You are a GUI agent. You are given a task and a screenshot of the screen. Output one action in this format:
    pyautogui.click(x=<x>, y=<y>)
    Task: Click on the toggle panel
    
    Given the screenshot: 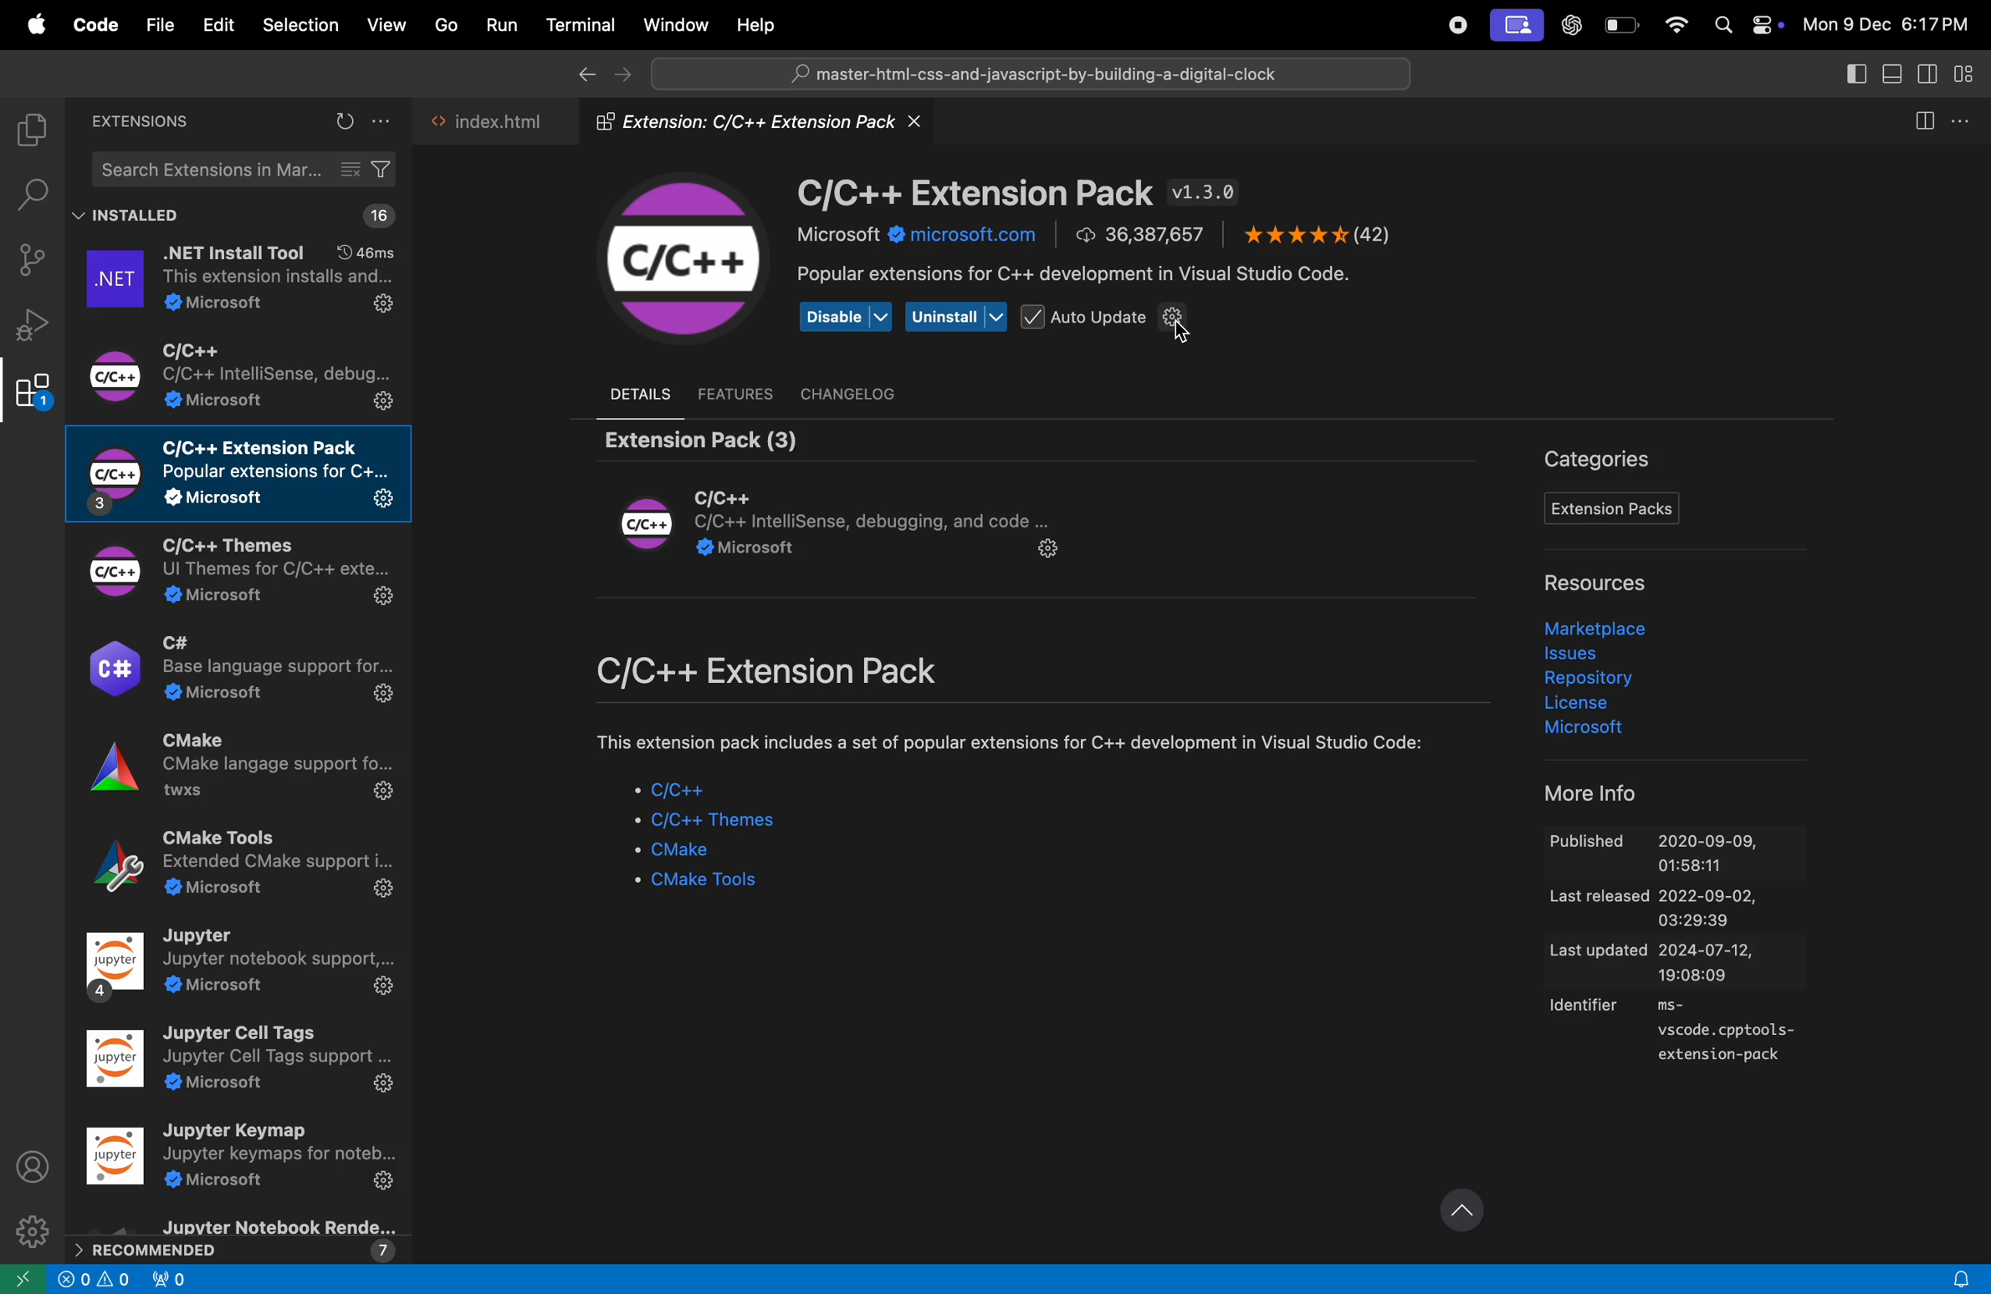 What is the action you would take?
    pyautogui.click(x=1888, y=72)
    